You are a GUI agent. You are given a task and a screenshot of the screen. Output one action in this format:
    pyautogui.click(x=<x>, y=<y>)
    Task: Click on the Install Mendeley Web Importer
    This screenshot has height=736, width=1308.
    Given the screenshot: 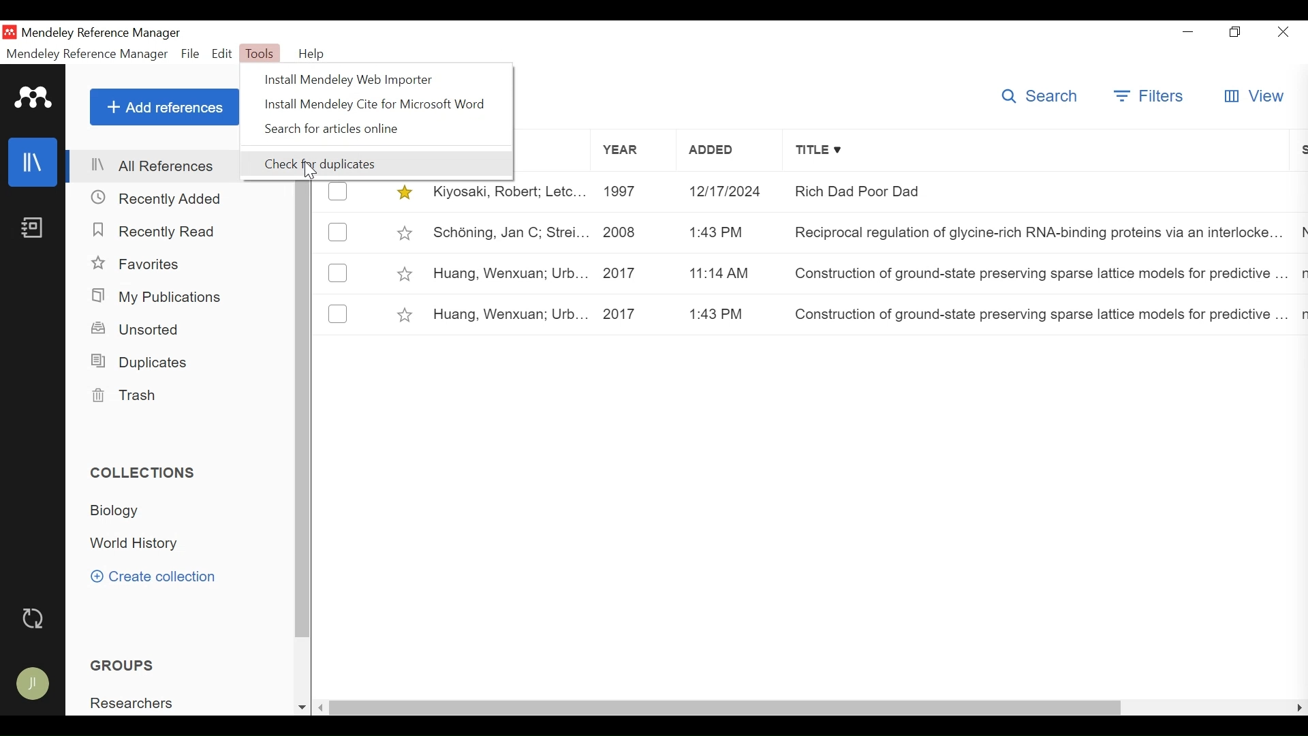 What is the action you would take?
    pyautogui.click(x=385, y=79)
    